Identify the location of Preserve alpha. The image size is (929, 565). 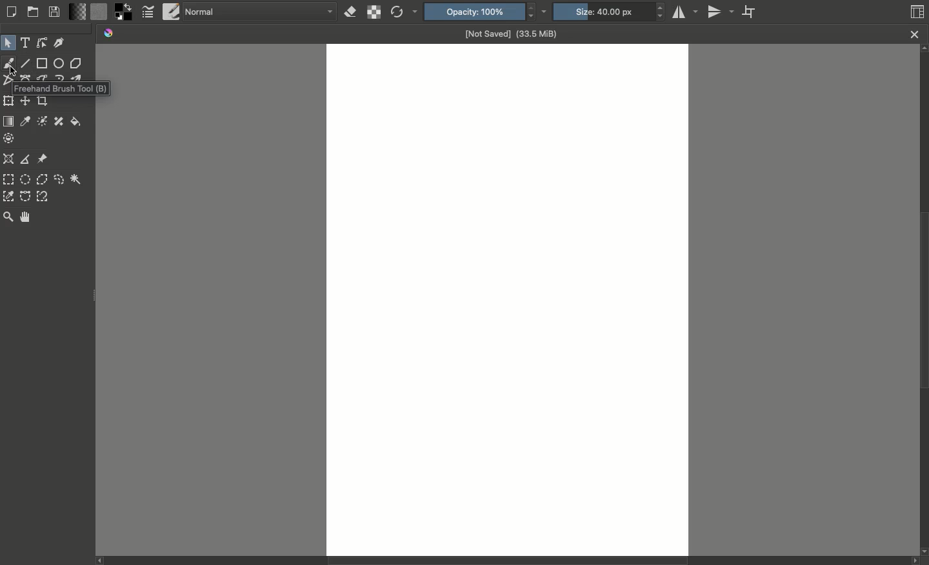
(373, 12).